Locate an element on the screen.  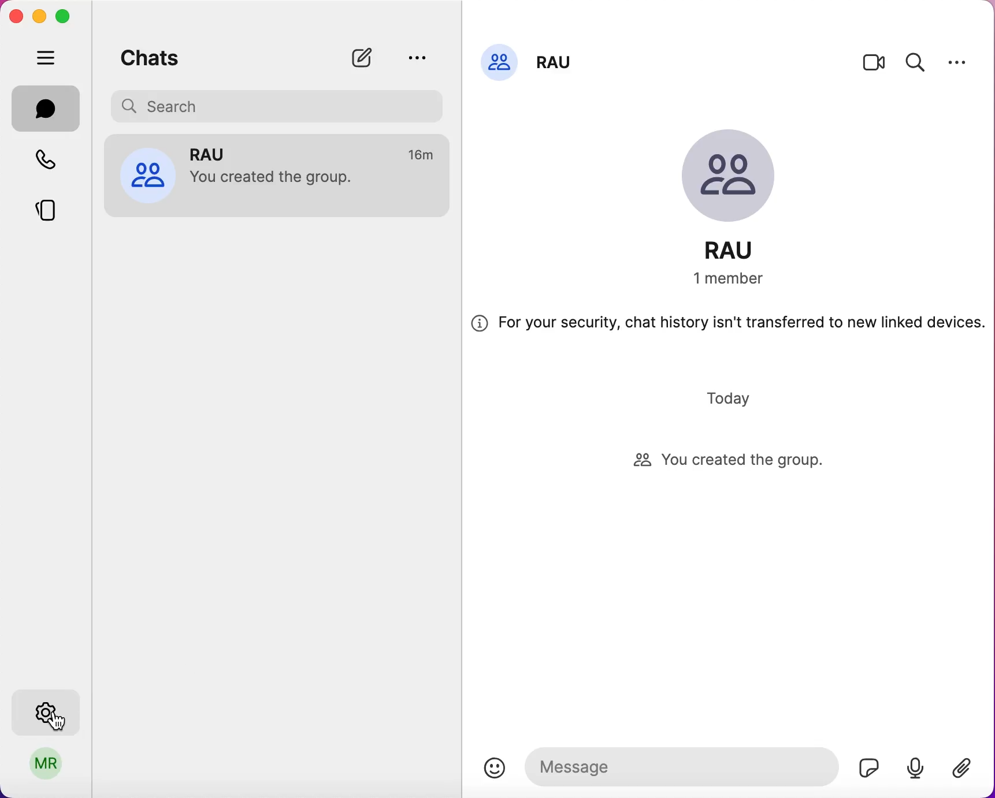
you created the group is located at coordinates (740, 461).